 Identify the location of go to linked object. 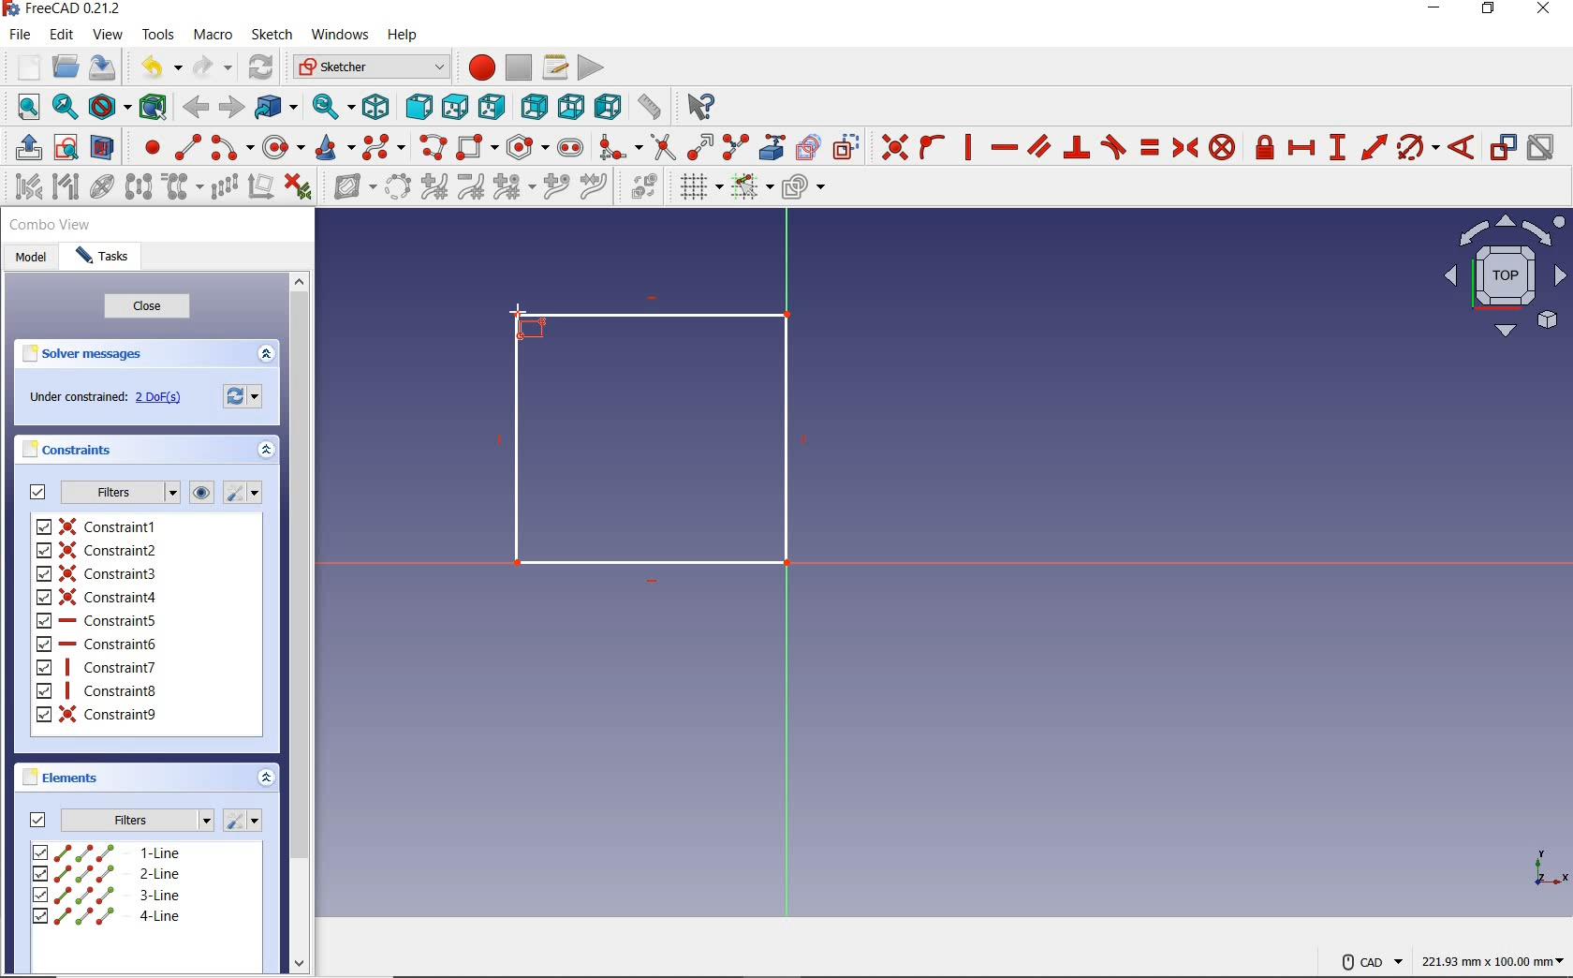
(275, 108).